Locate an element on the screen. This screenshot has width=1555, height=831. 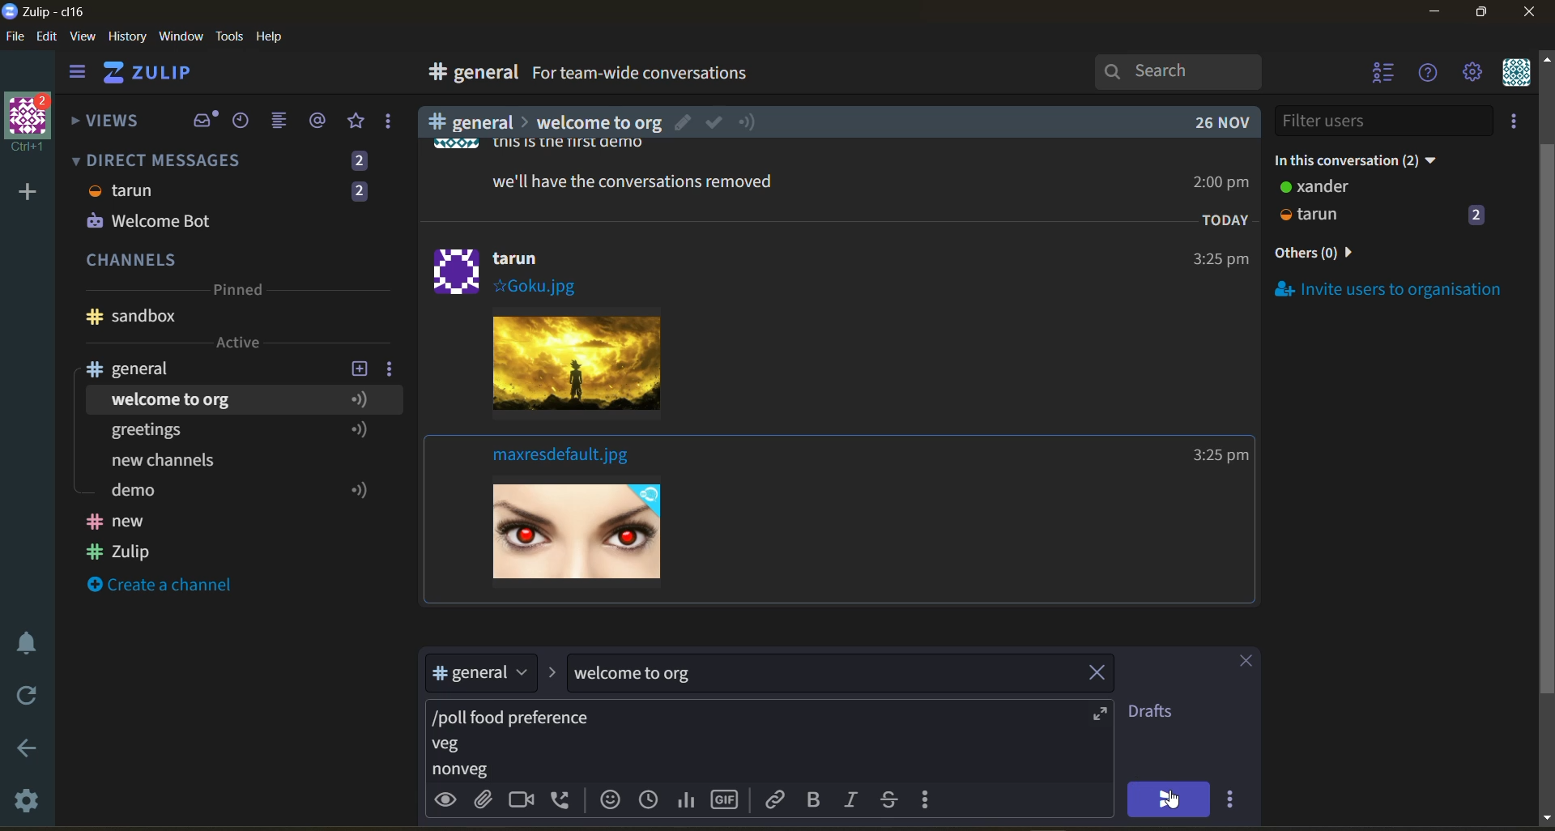
stream/channel is located at coordinates (485, 671).